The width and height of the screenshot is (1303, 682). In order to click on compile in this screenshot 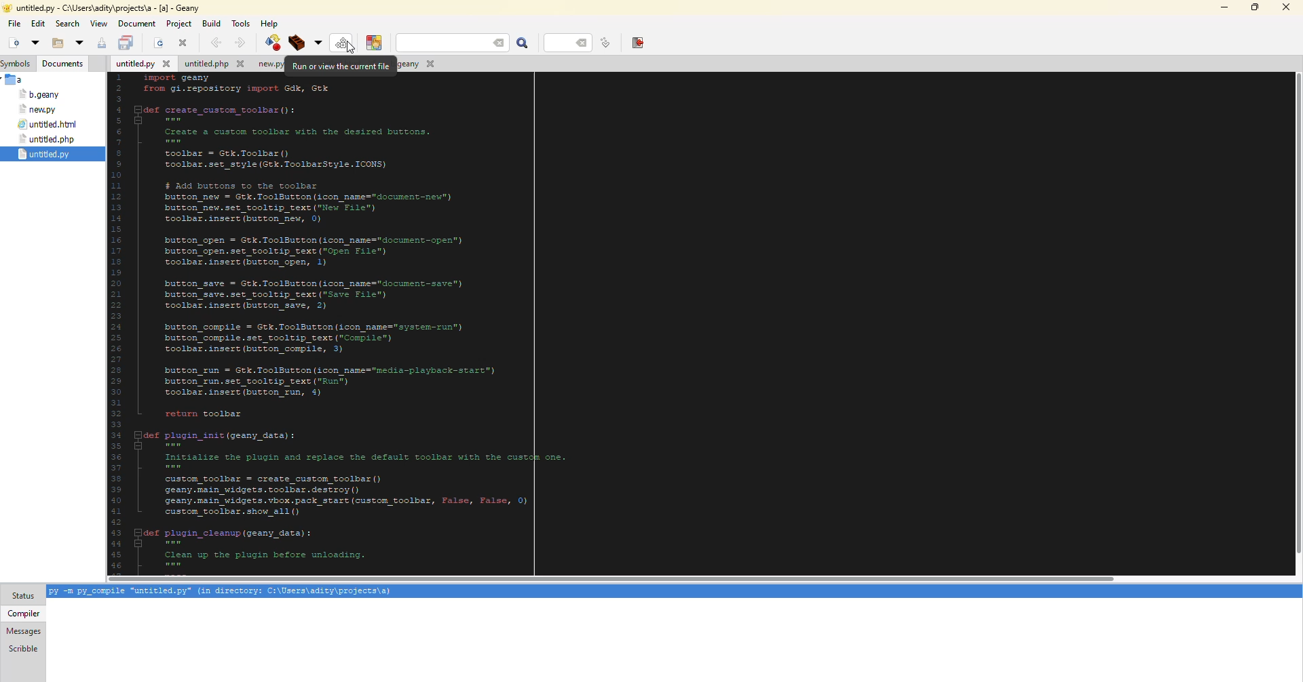, I will do `click(275, 41)`.